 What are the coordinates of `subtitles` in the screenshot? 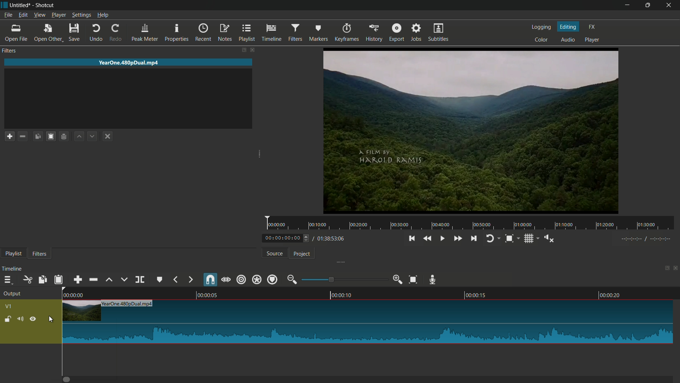 It's located at (439, 33).